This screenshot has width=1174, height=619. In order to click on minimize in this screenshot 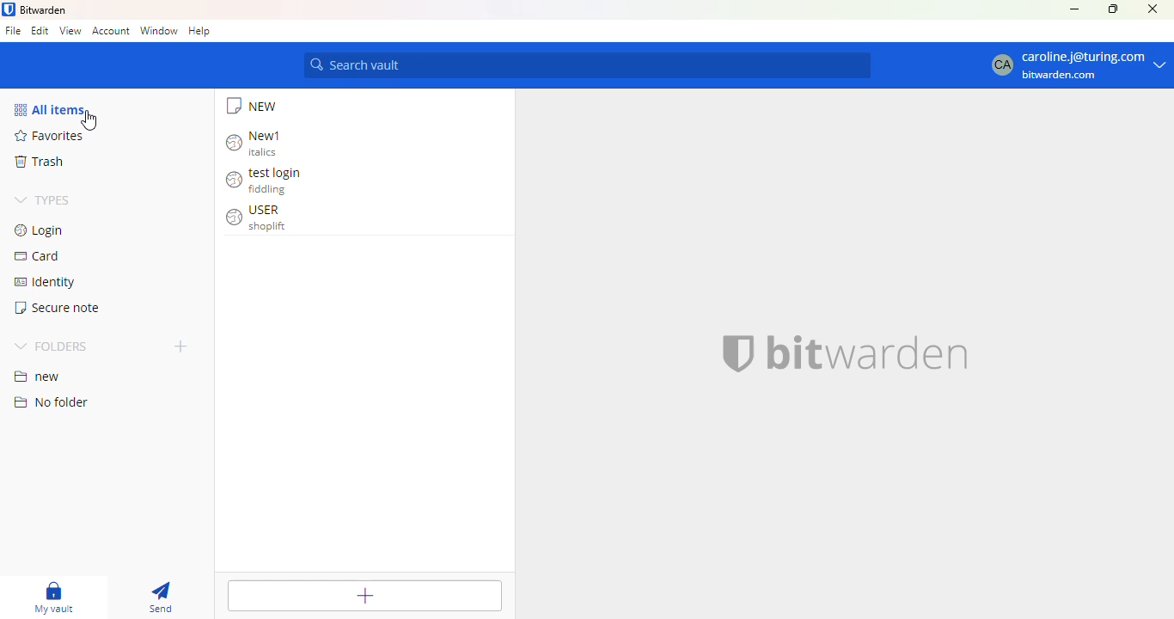, I will do `click(1074, 9)`.